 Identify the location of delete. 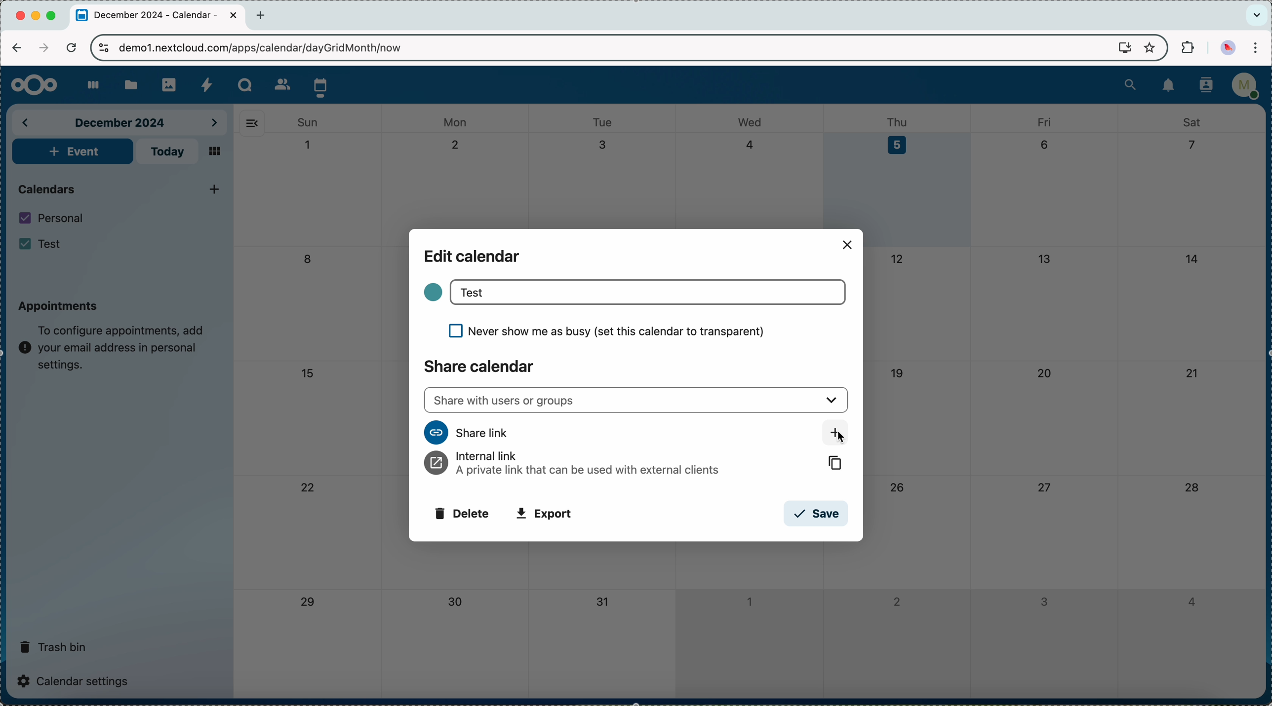
(460, 514).